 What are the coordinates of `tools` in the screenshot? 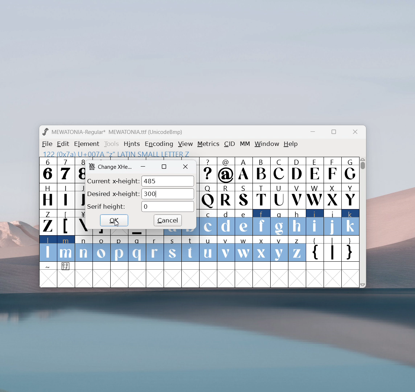 It's located at (112, 144).